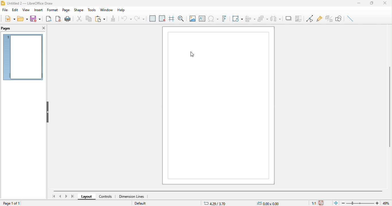 The image size is (392, 206). What do you see at coordinates (334, 203) in the screenshot?
I see `fit to the current window` at bounding box center [334, 203].